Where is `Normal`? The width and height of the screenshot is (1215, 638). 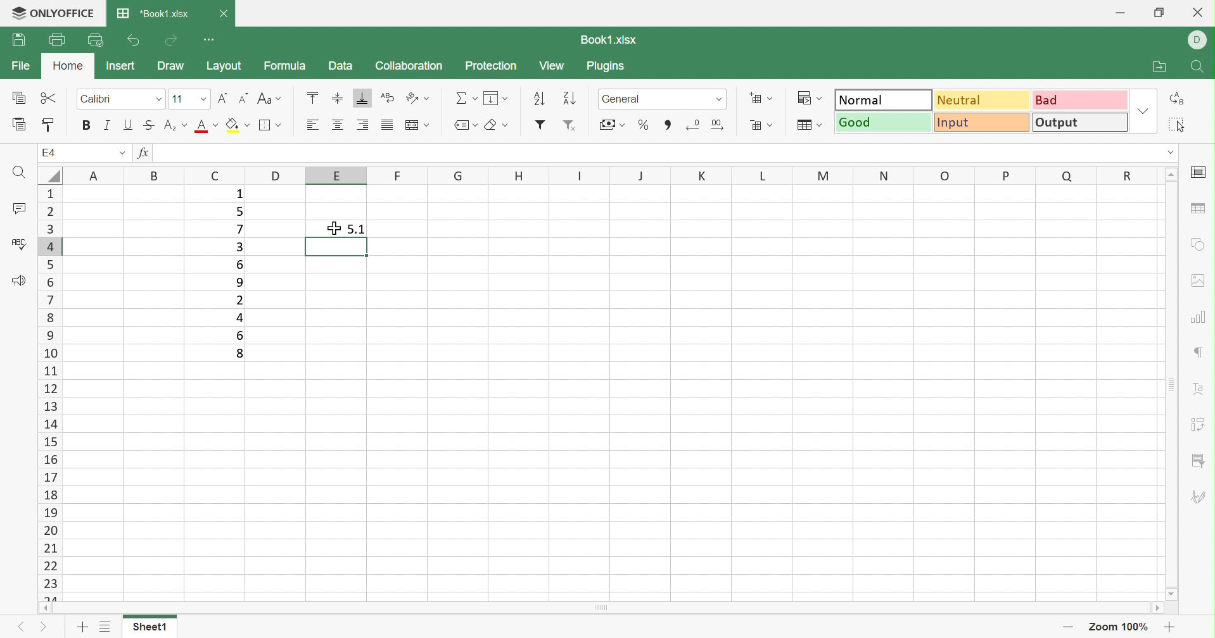
Normal is located at coordinates (884, 99).